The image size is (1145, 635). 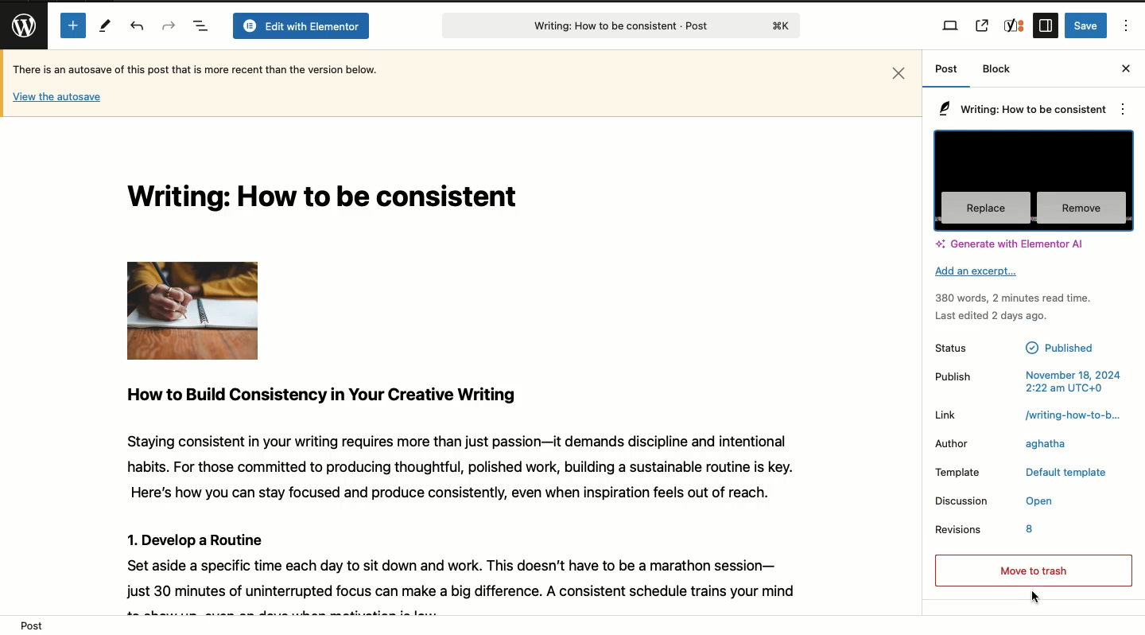 What do you see at coordinates (1086, 25) in the screenshot?
I see `Save` at bounding box center [1086, 25].